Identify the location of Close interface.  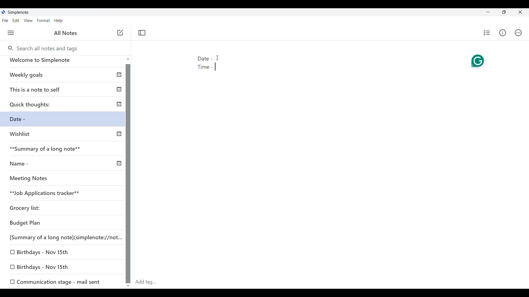
(520, 12).